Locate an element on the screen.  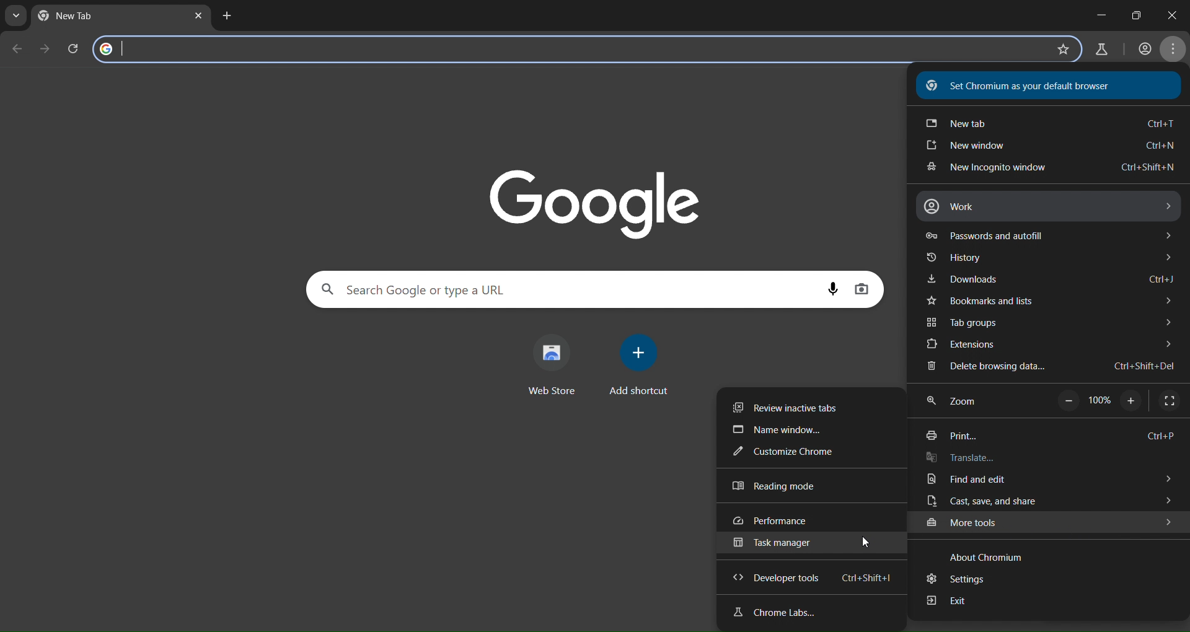
close is located at coordinates (1178, 14).